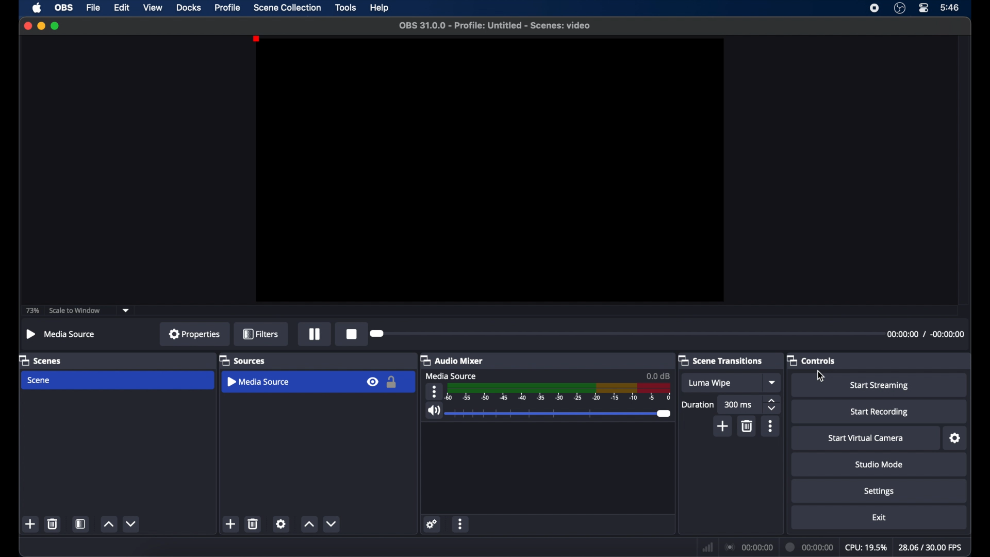  I want to click on dropdown, so click(126, 310).